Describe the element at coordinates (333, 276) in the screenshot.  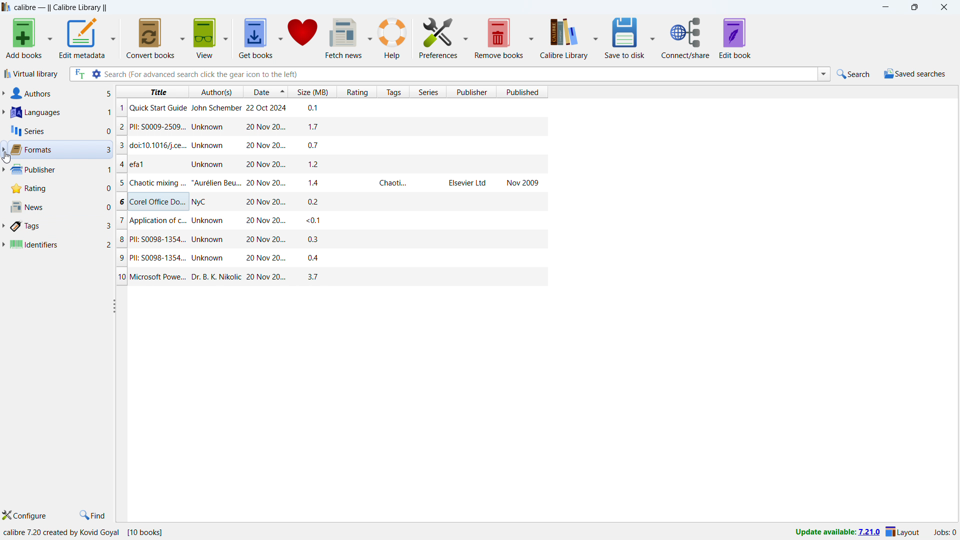
I see `one book entry` at that location.